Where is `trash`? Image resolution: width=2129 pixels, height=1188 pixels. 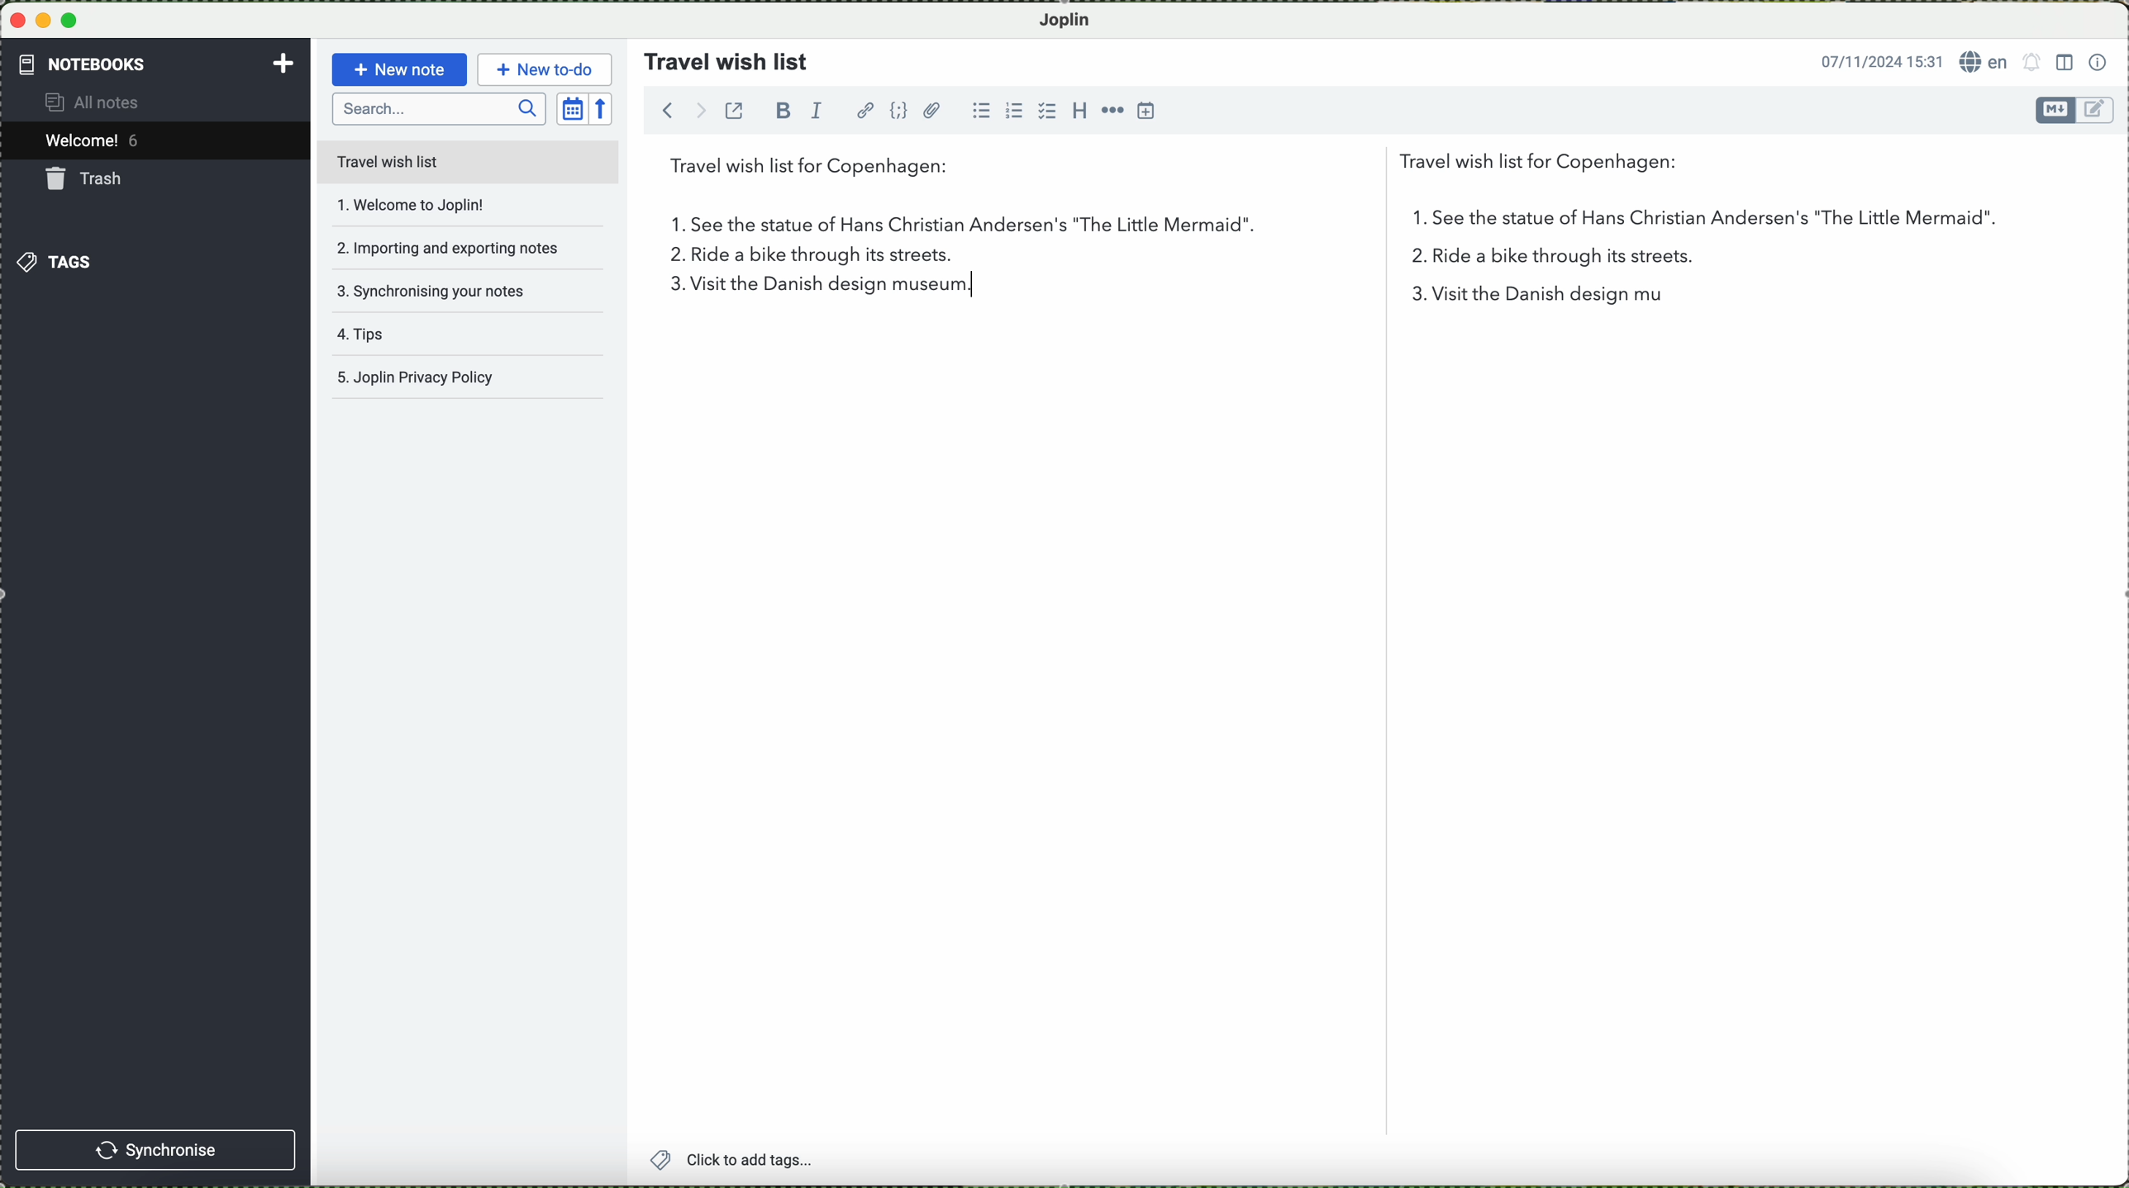
trash is located at coordinates (88, 178).